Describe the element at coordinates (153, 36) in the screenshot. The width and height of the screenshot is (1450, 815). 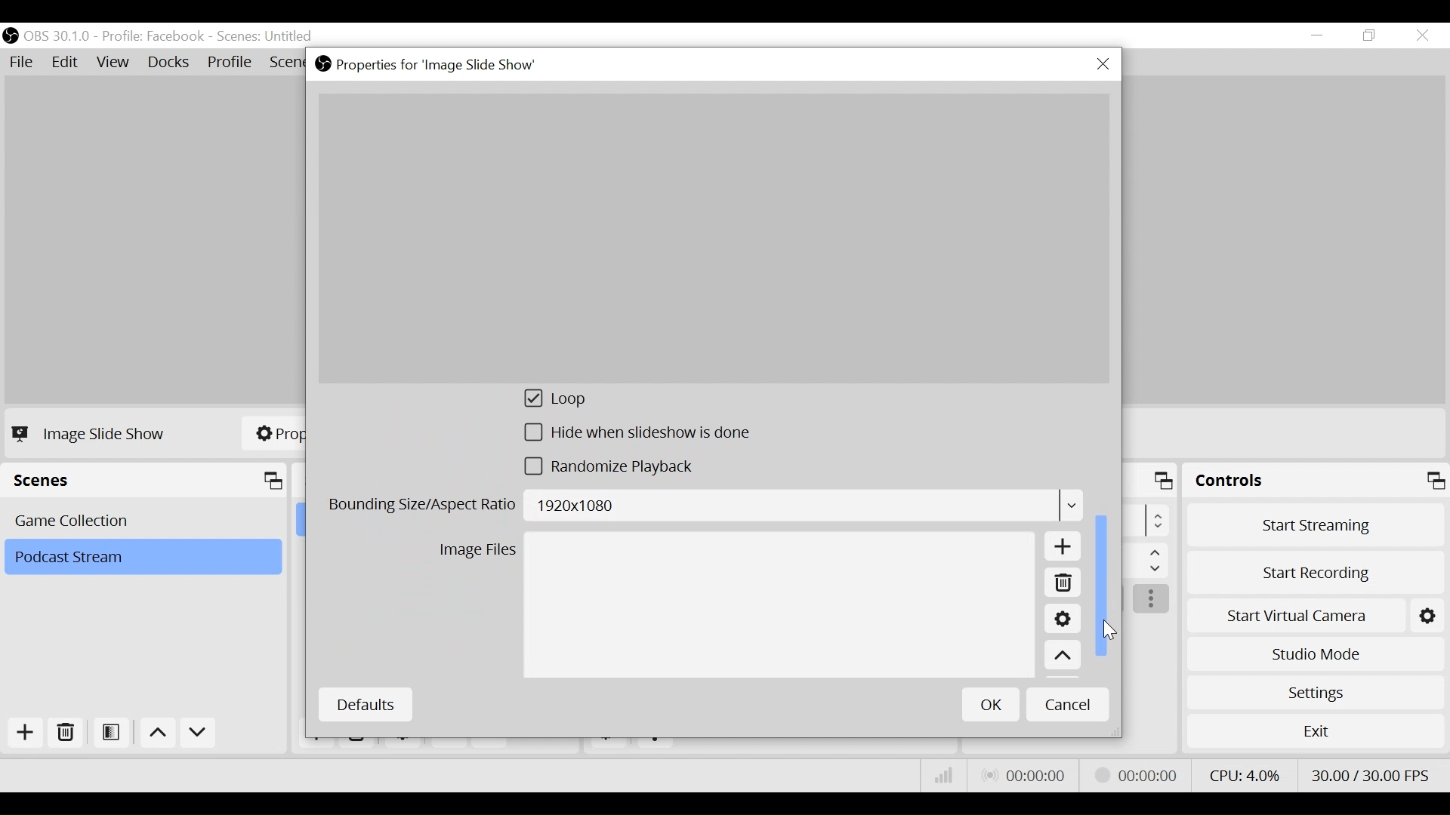
I see `Profile` at that location.